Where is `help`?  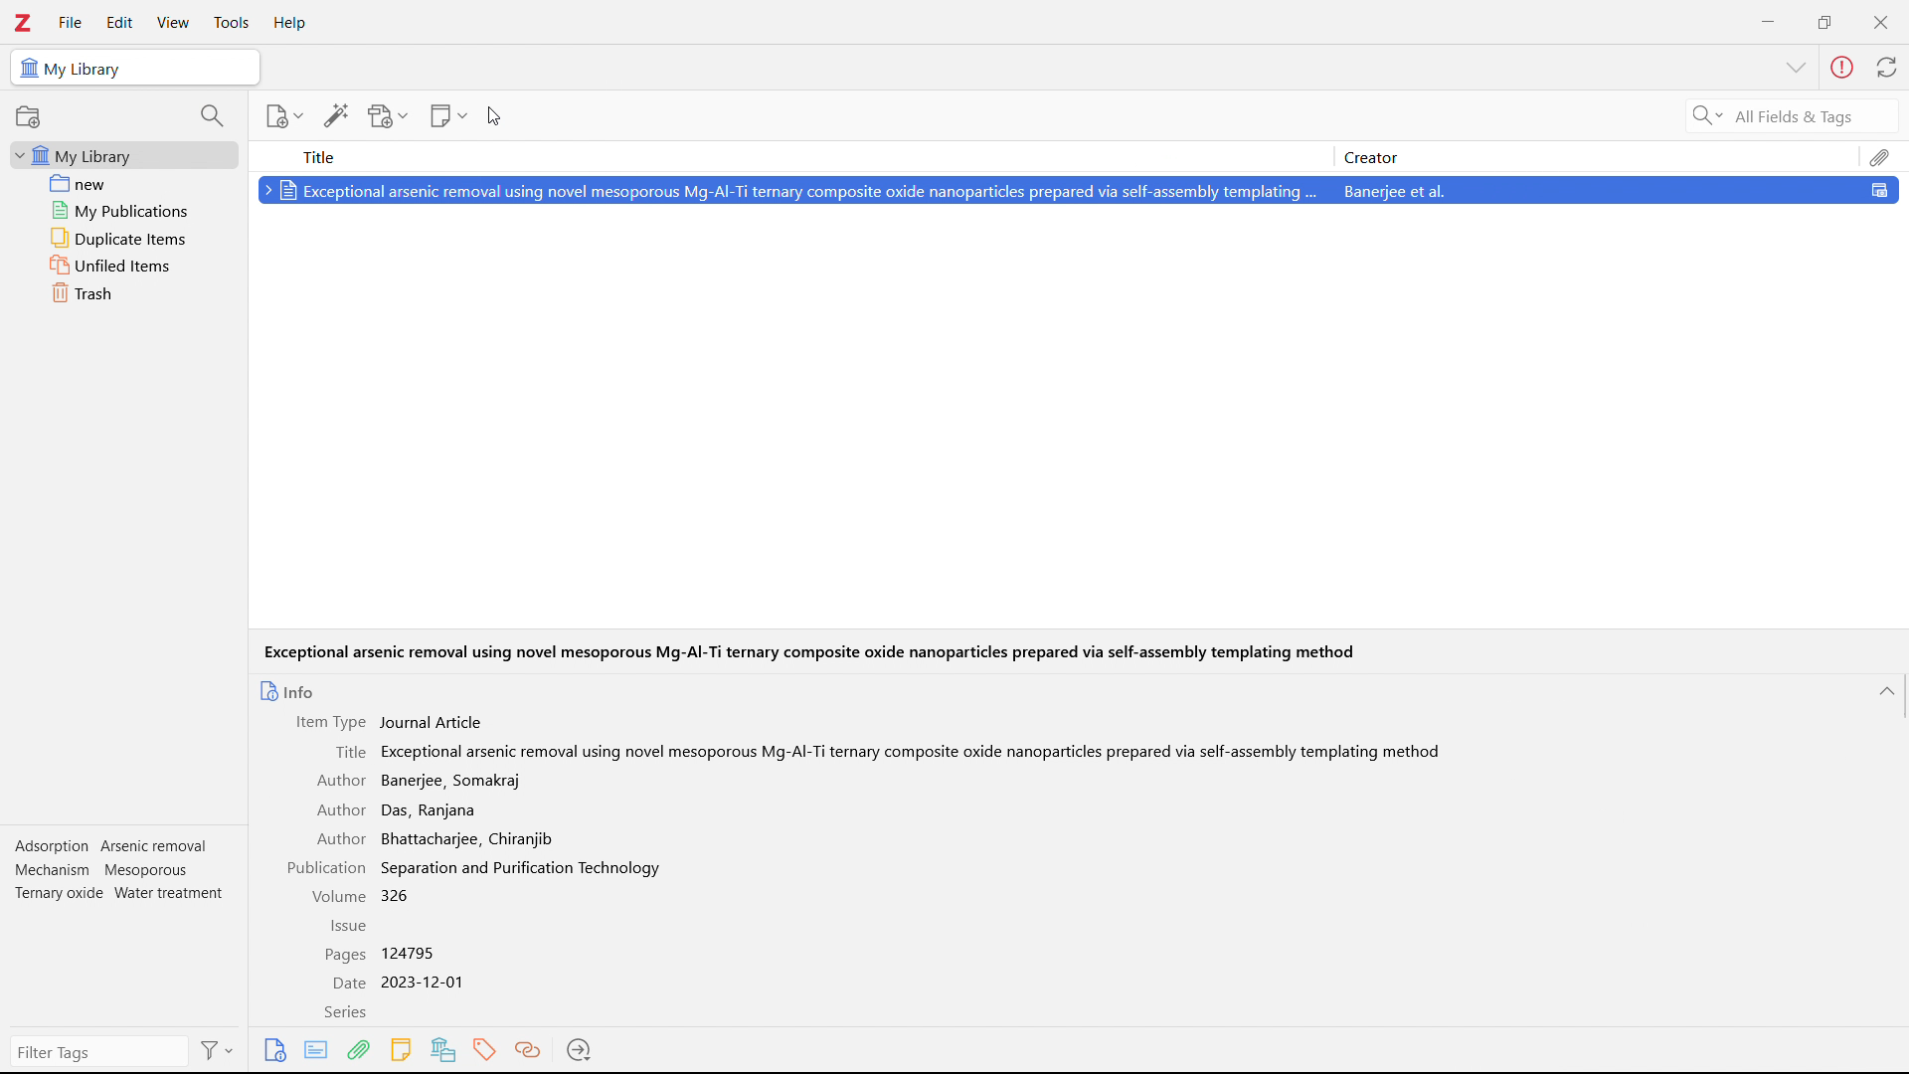 help is located at coordinates (292, 23).